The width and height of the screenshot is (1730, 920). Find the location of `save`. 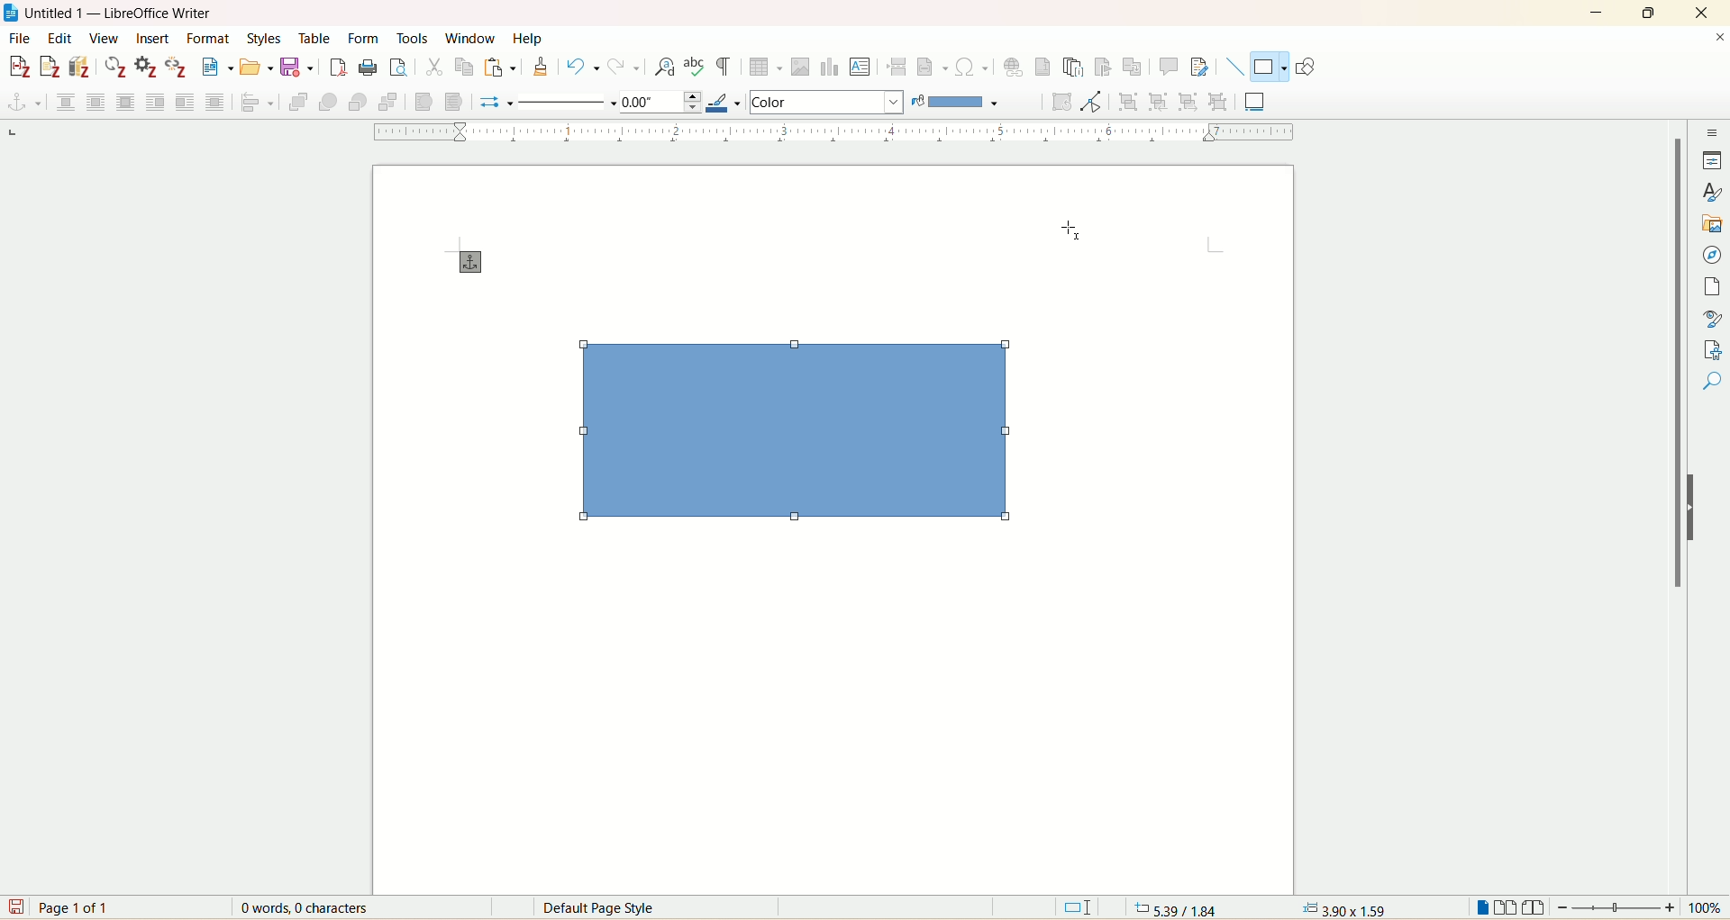

save is located at coordinates (299, 68).